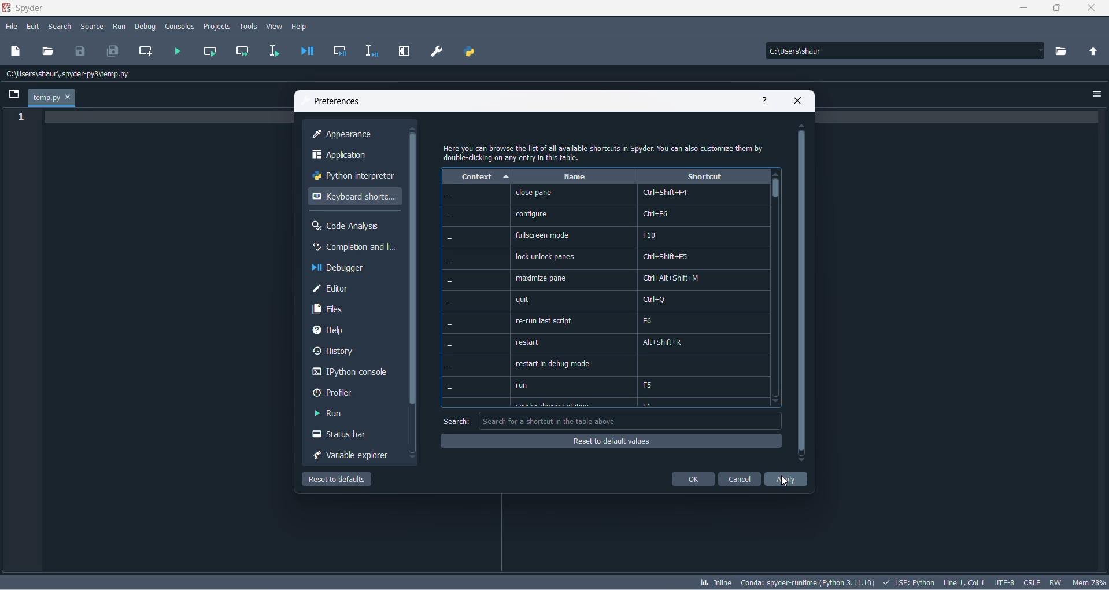 This screenshot has height=590, width=1109. What do you see at coordinates (448, 259) in the screenshot?
I see `-` at bounding box center [448, 259].